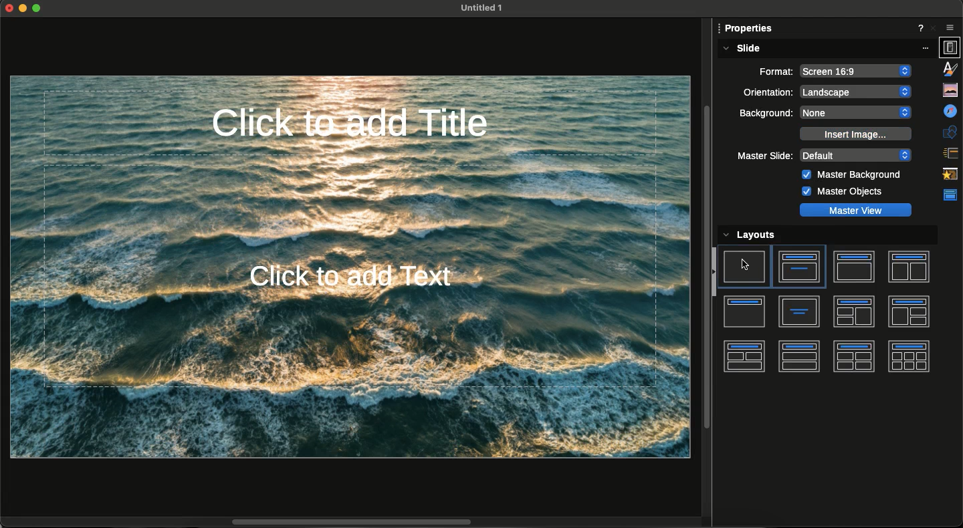 This screenshot has width=963, height=528. What do you see at coordinates (798, 267) in the screenshot?
I see `Title and text box` at bounding box center [798, 267].